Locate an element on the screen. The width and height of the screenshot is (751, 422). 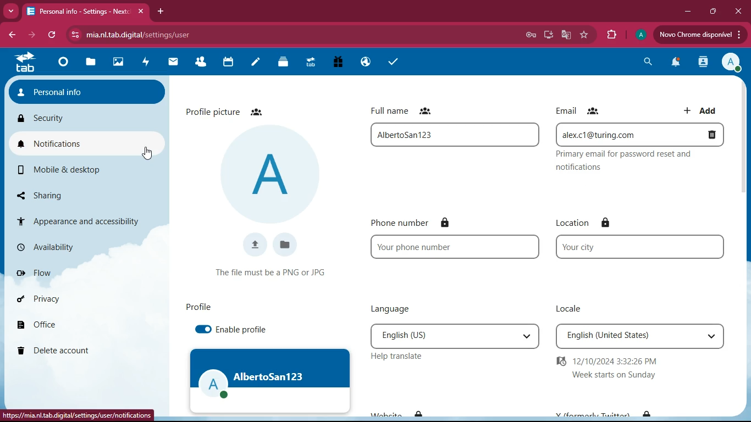
forward is located at coordinates (27, 35).